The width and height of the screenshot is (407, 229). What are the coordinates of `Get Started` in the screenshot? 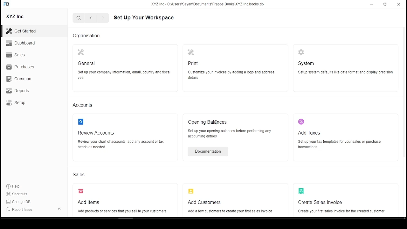 It's located at (23, 31).